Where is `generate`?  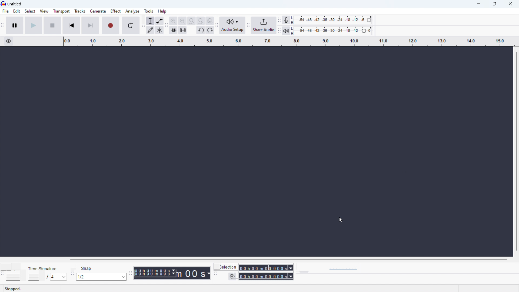 generate is located at coordinates (98, 11).